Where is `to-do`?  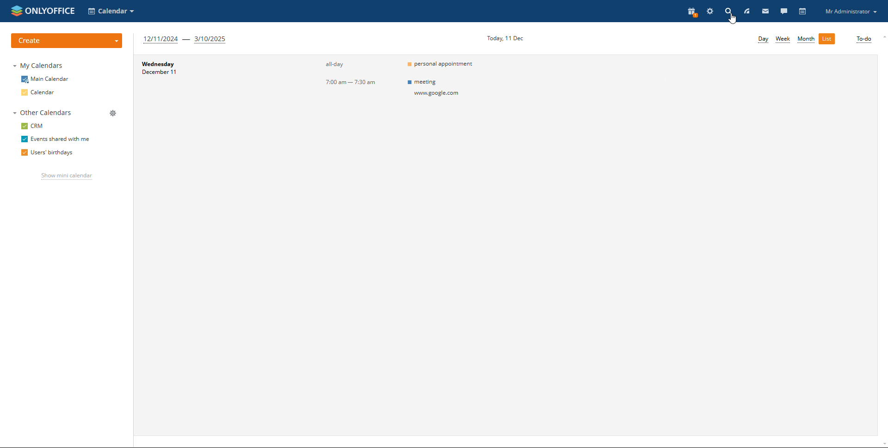
to-do is located at coordinates (863, 40).